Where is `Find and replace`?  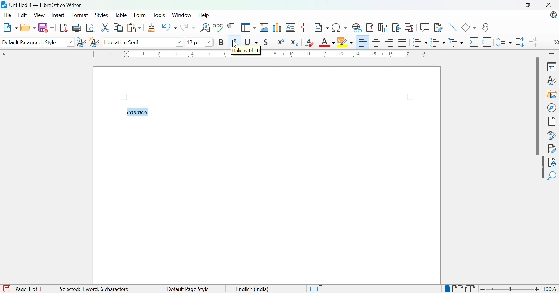
Find and replace is located at coordinates (205, 28).